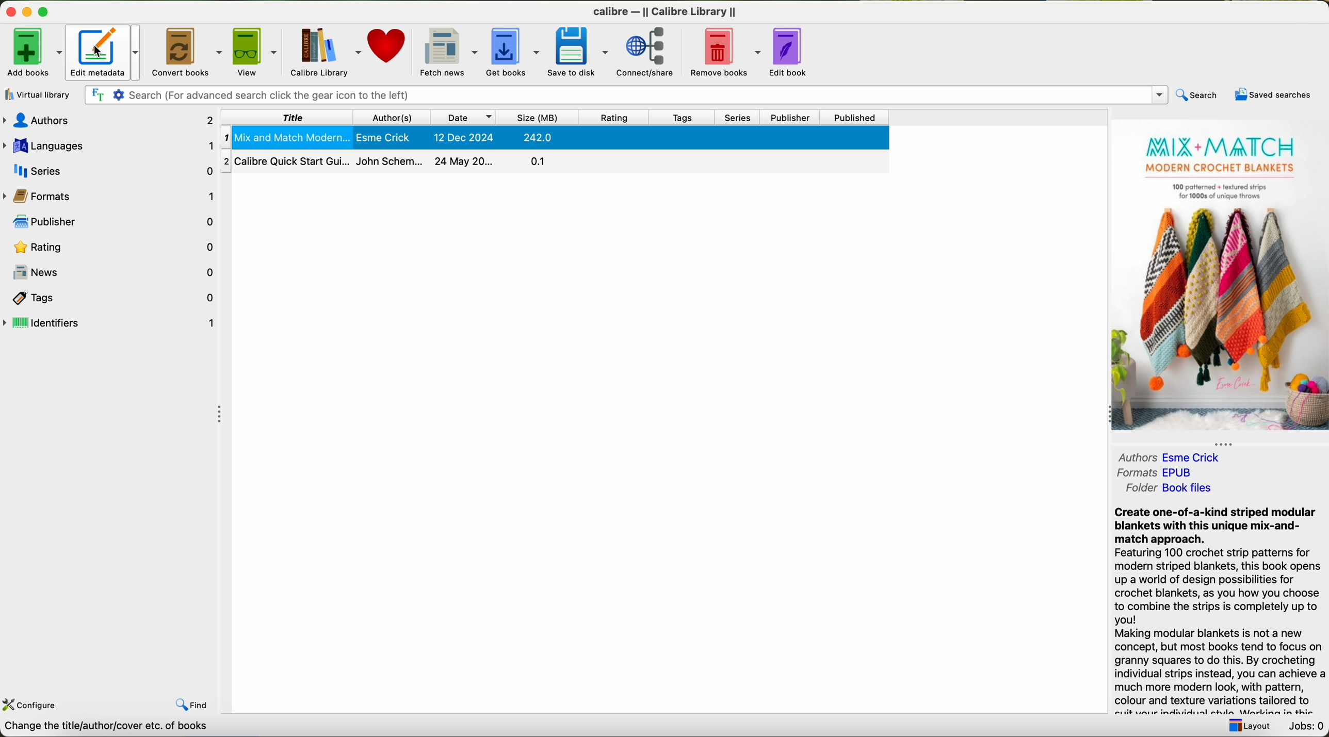 The height and width of the screenshot is (737, 1329). Describe the element at coordinates (623, 94) in the screenshot. I see `search bar` at that location.